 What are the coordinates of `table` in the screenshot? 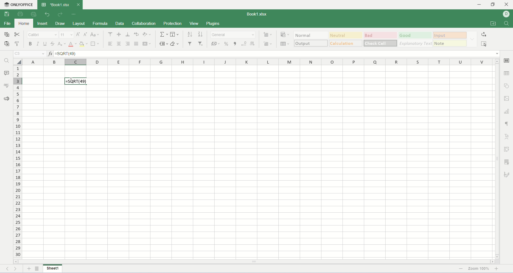 It's located at (285, 43).